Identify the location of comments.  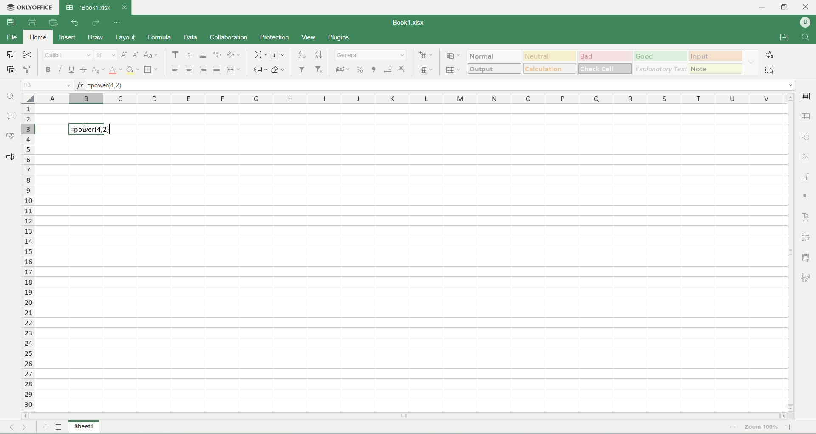
(10, 115).